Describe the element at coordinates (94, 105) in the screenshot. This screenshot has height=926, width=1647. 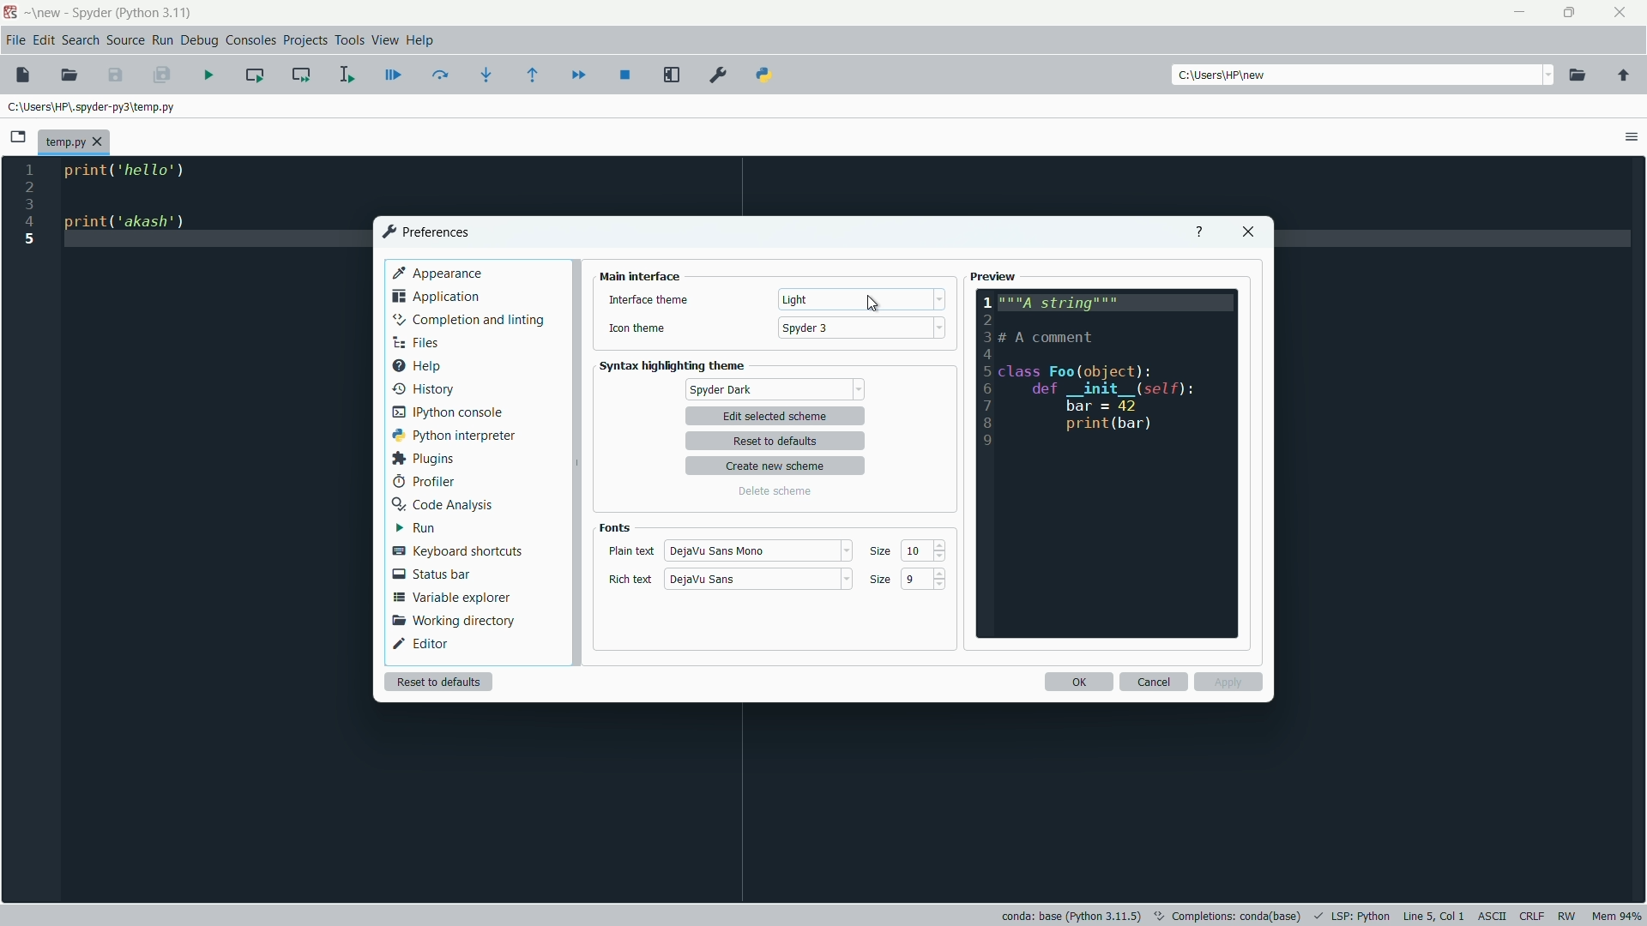
I see `file directory` at that location.